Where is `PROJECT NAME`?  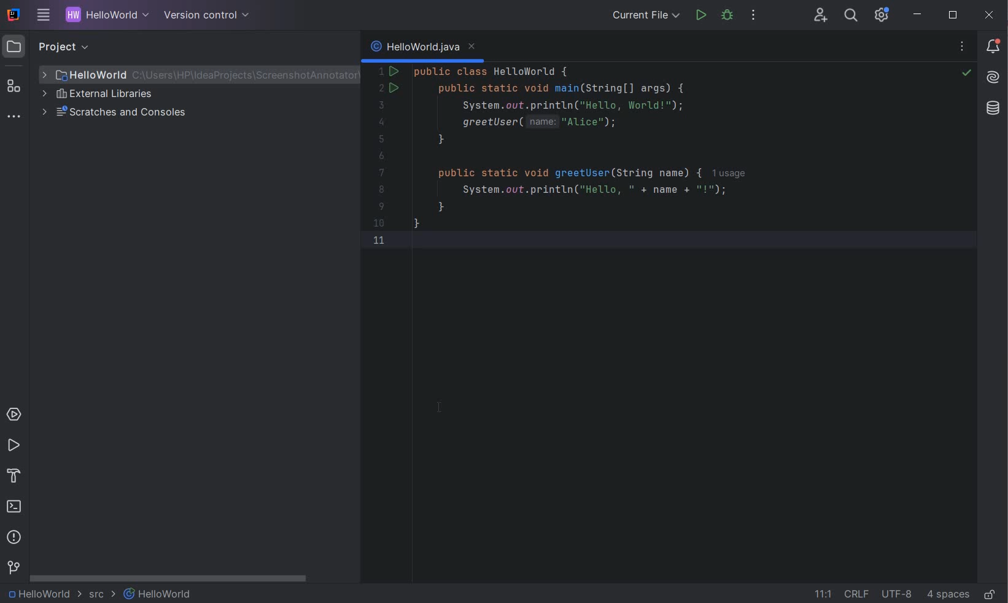
PROJECT NAME is located at coordinates (43, 594).